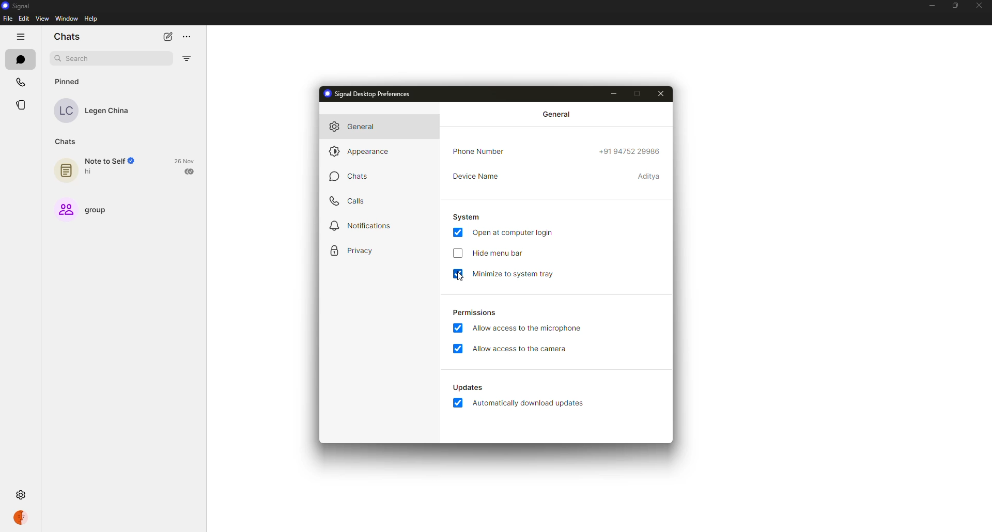  What do you see at coordinates (641, 94) in the screenshot?
I see `maximize` at bounding box center [641, 94].